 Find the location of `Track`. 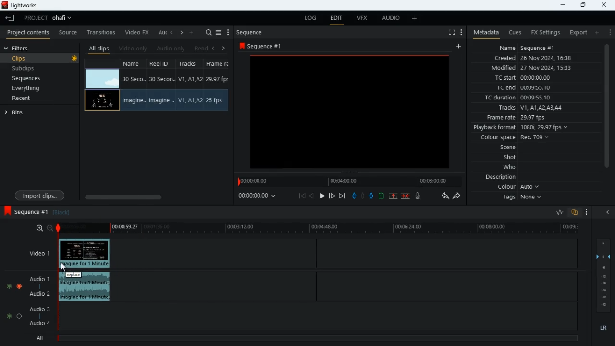

Track is located at coordinates (191, 79).